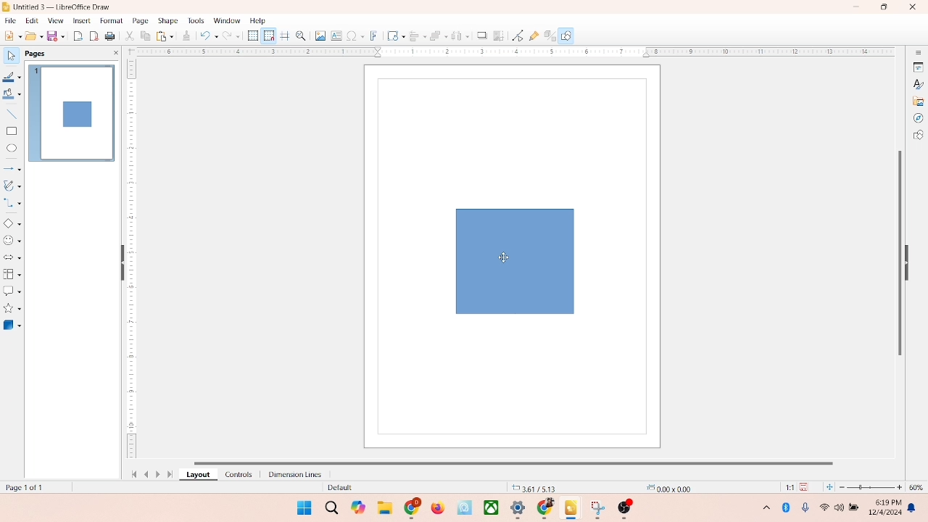 The width and height of the screenshot is (928, 522). I want to click on zoom percentage, so click(919, 487).